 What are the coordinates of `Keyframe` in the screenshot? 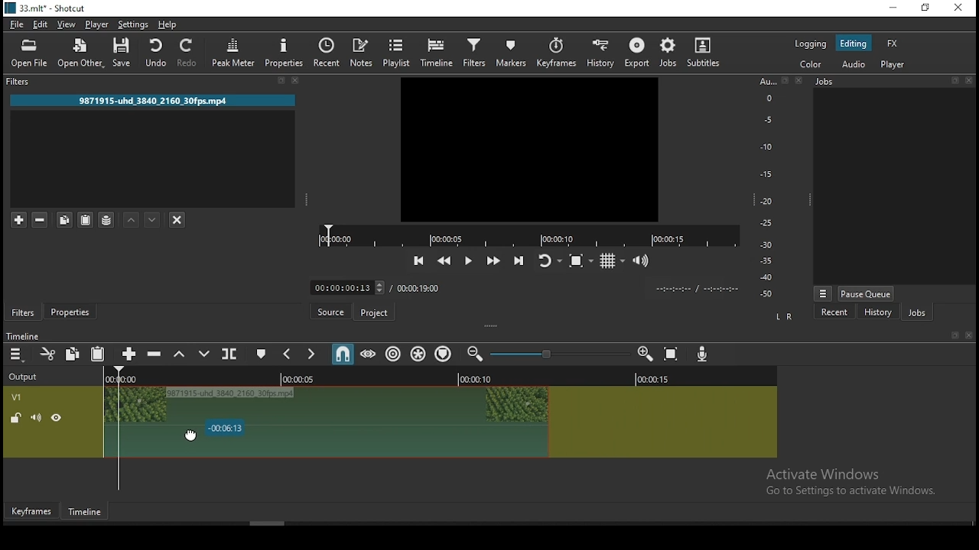 It's located at (33, 512).